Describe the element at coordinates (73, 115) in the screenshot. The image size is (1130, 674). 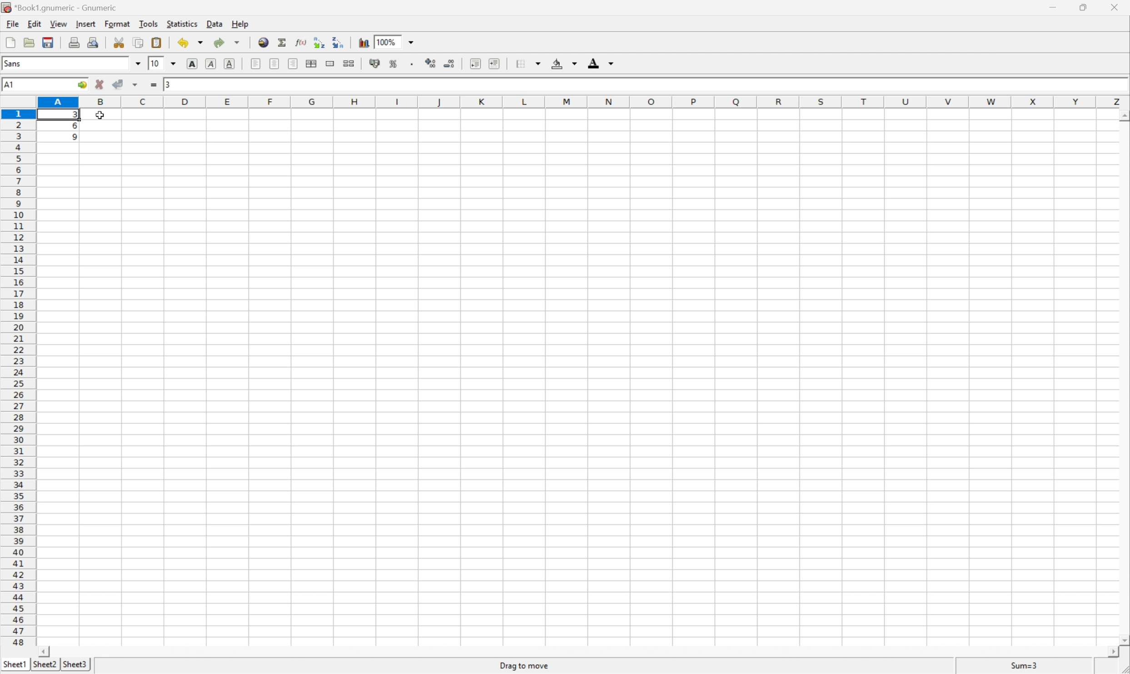
I see `3` at that location.